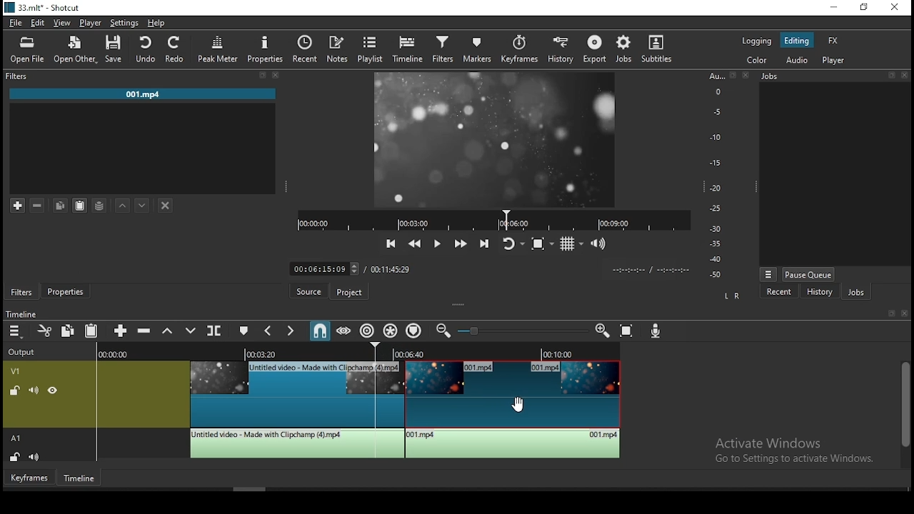 The image size is (914, 514). What do you see at coordinates (391, 241) in the screenshot?
I see `skip to previous point` at bounding box center [391, 241].